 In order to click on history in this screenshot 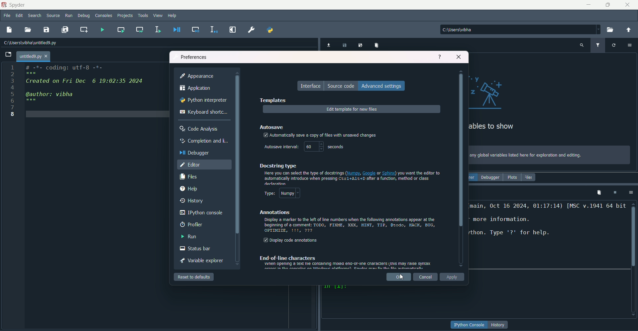, I will do `click(190, 201)`.